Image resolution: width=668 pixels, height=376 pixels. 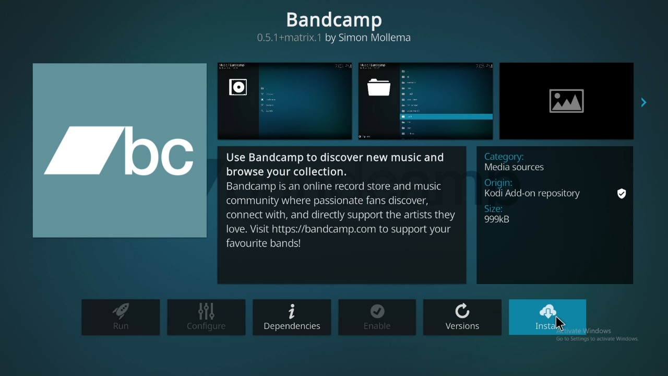 What do you see at coordinates (426, 100) in the screenshot?
I see `preview` at bounding box center [426, 100].